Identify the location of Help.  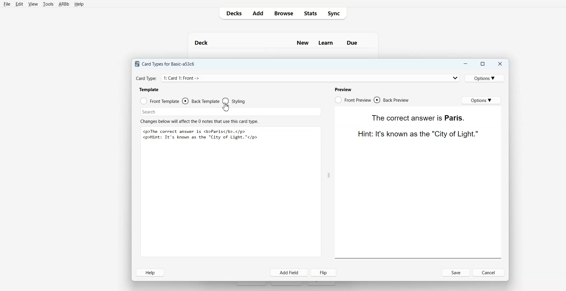
(79, 4).